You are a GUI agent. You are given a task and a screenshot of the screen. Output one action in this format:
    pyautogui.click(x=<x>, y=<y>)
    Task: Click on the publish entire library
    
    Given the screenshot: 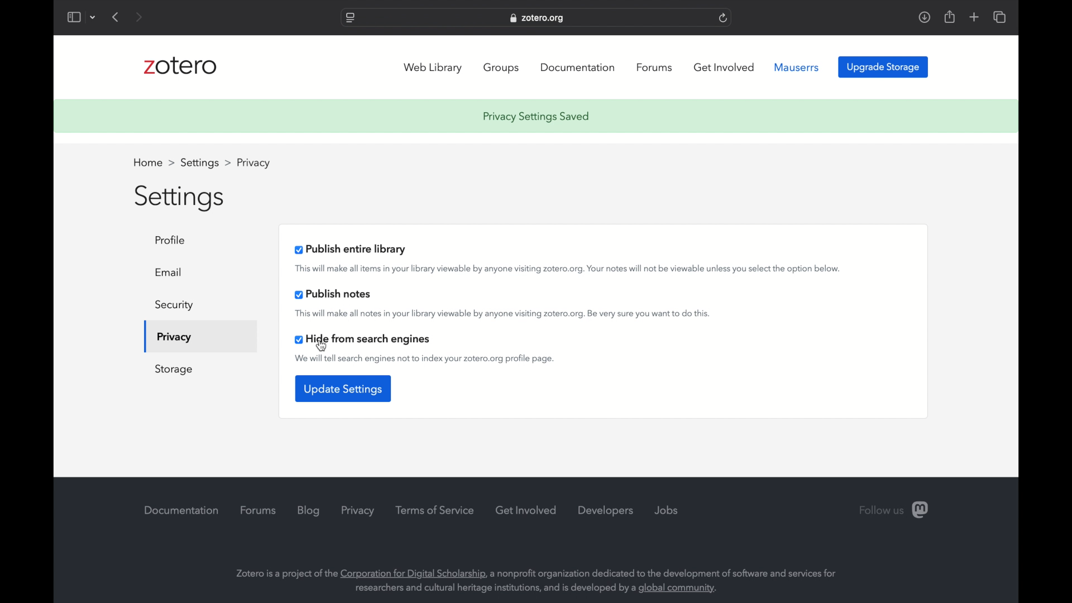 What is the action you would take?
    pyautogui.click(x=350, y=249)
    